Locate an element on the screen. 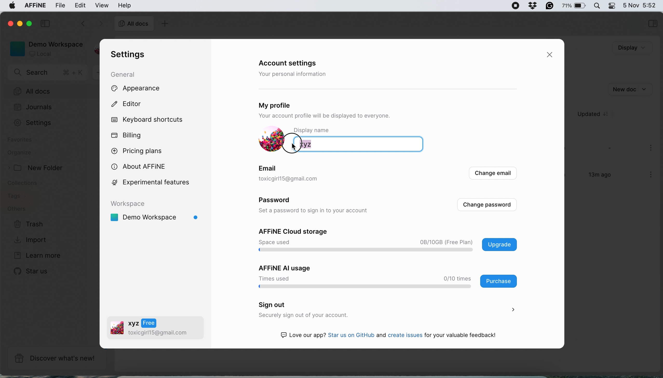 This screenshot has height=378, width=663. others is located at coordinates (17, 209).